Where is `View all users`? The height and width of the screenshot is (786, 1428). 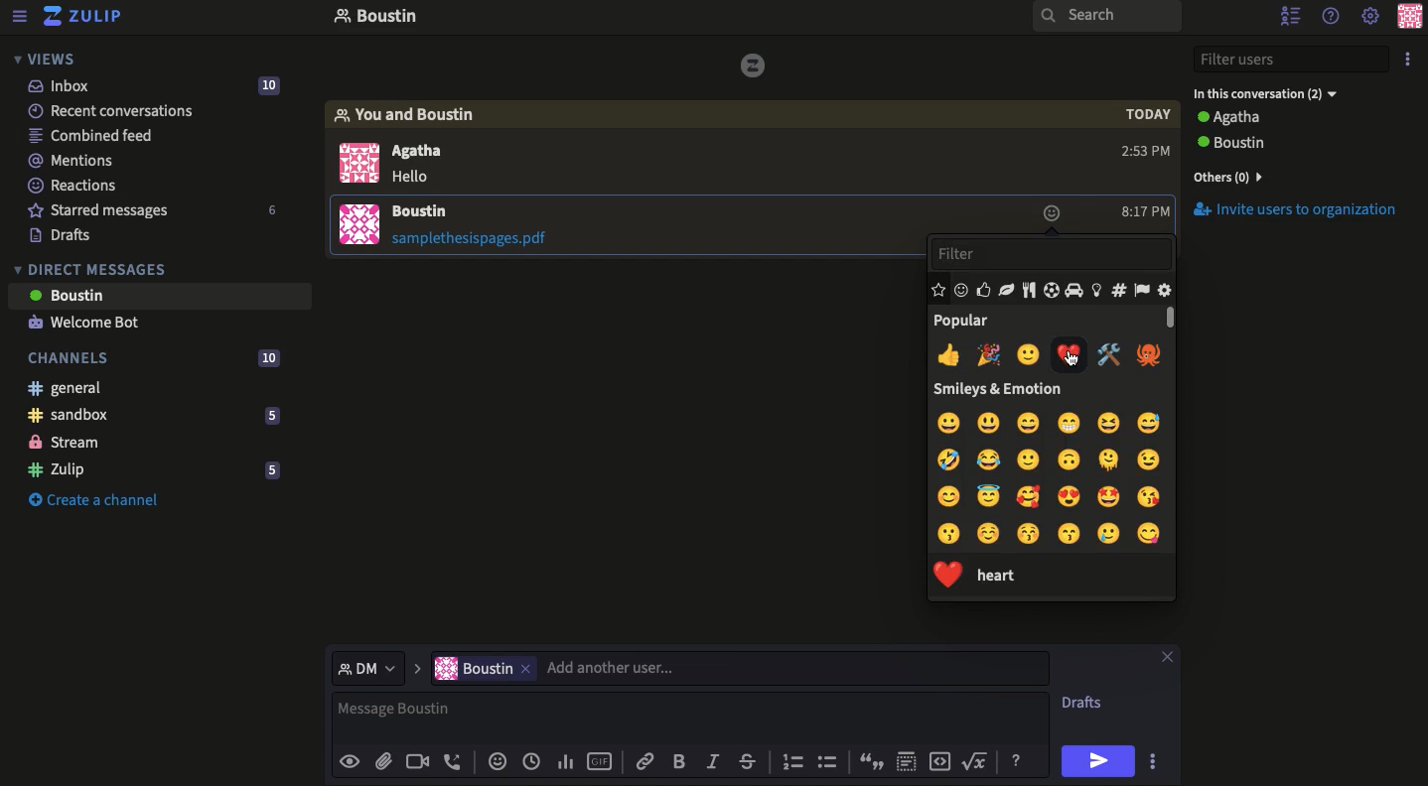 View all users is located at coordinates (1249, 180).